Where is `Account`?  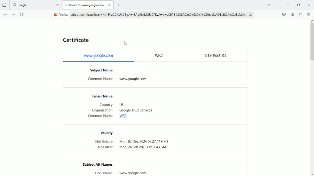 Account is located at coordinates (292, 14).